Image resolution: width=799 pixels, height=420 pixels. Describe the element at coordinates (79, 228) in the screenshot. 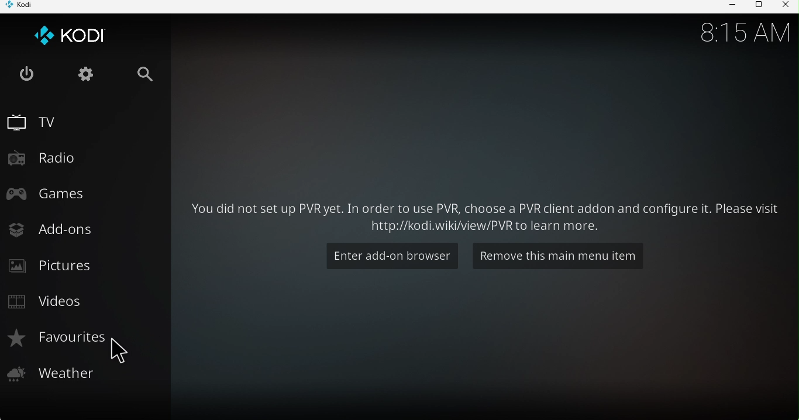

I see `Add-ons` at that location.